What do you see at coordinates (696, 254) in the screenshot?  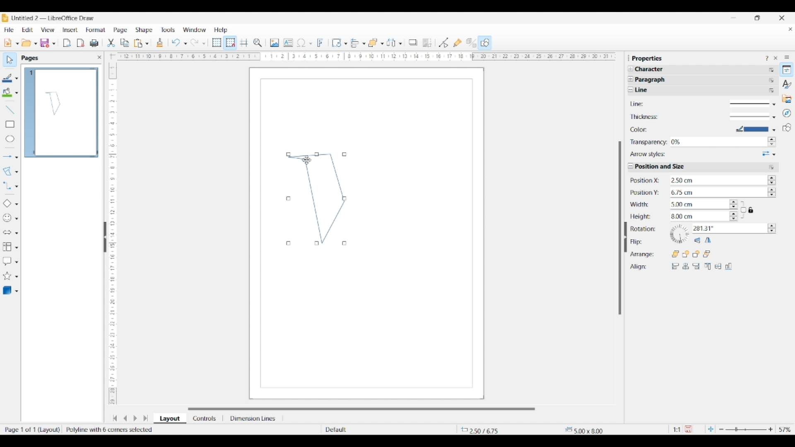 I see `Back one` at bounding box center [696, 254].